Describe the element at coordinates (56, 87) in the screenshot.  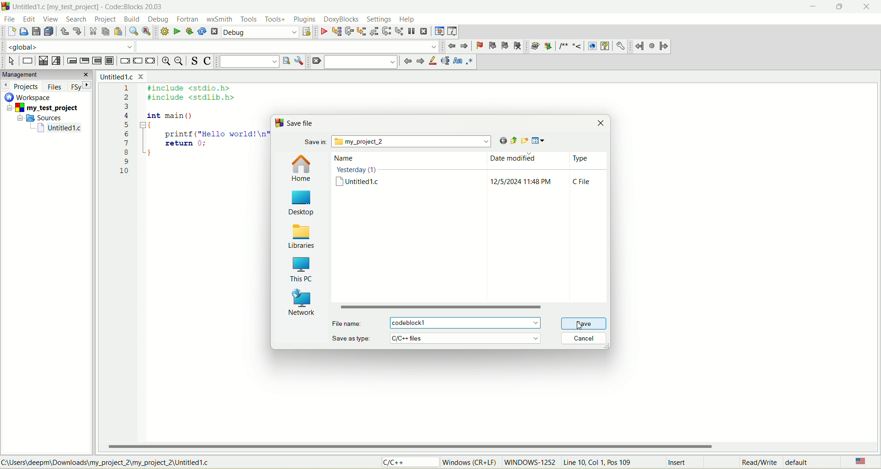
I see `files` at that location.